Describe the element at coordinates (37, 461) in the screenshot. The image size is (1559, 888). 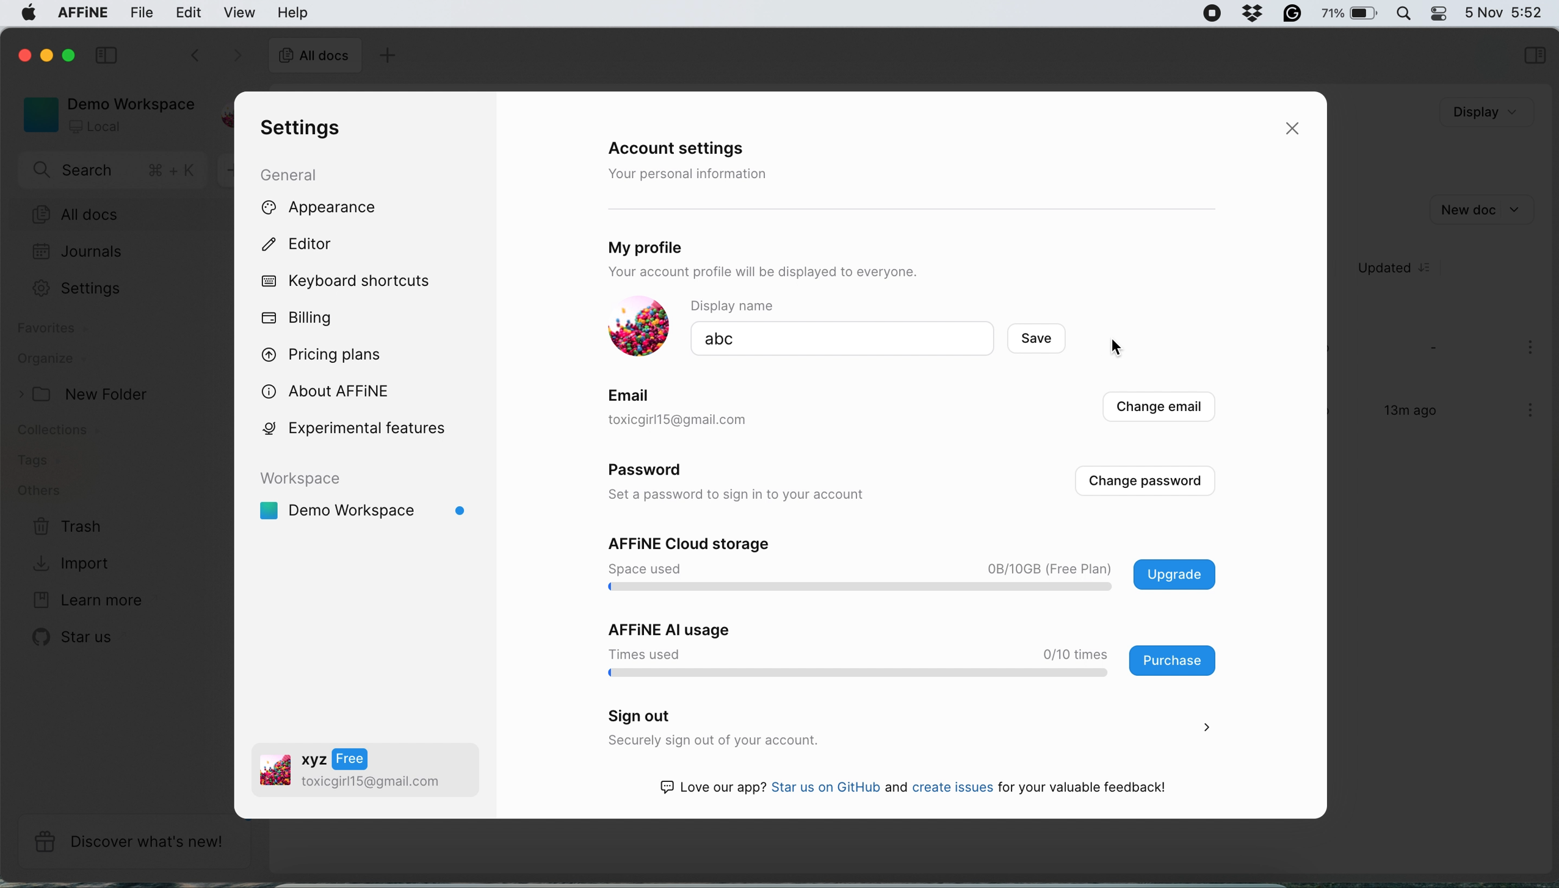
I see `tags` at that location.